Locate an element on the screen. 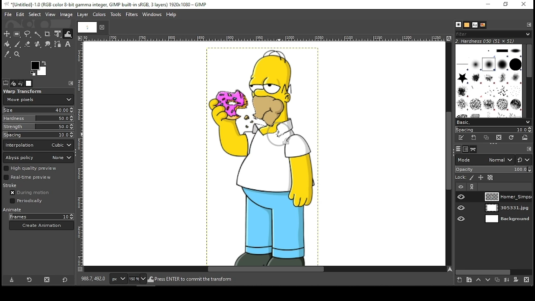 Image resolution: width=535 pixels, height=301 pixels. rectangular select tool is located at coordinates (18, 33).